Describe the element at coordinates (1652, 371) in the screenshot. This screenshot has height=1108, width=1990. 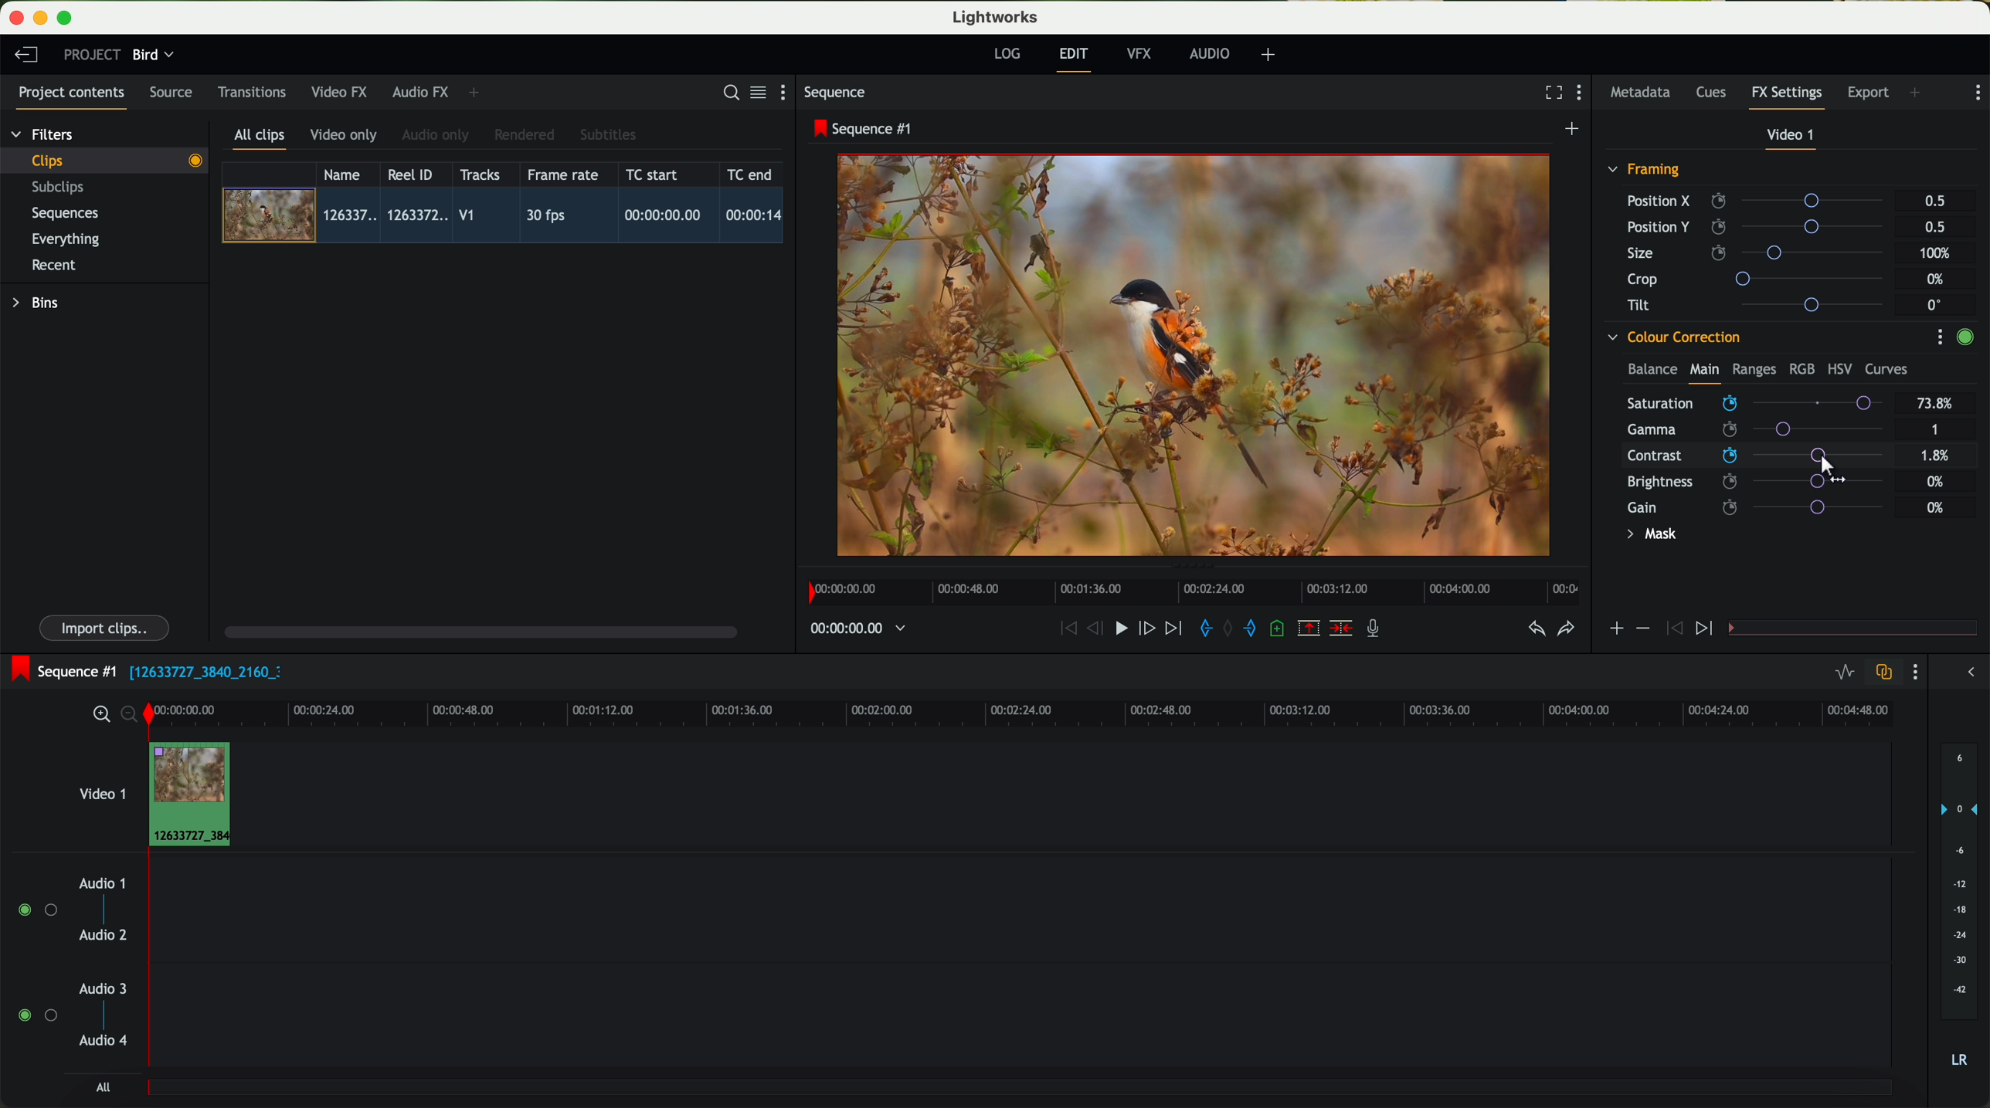
I see `balance` at that location.